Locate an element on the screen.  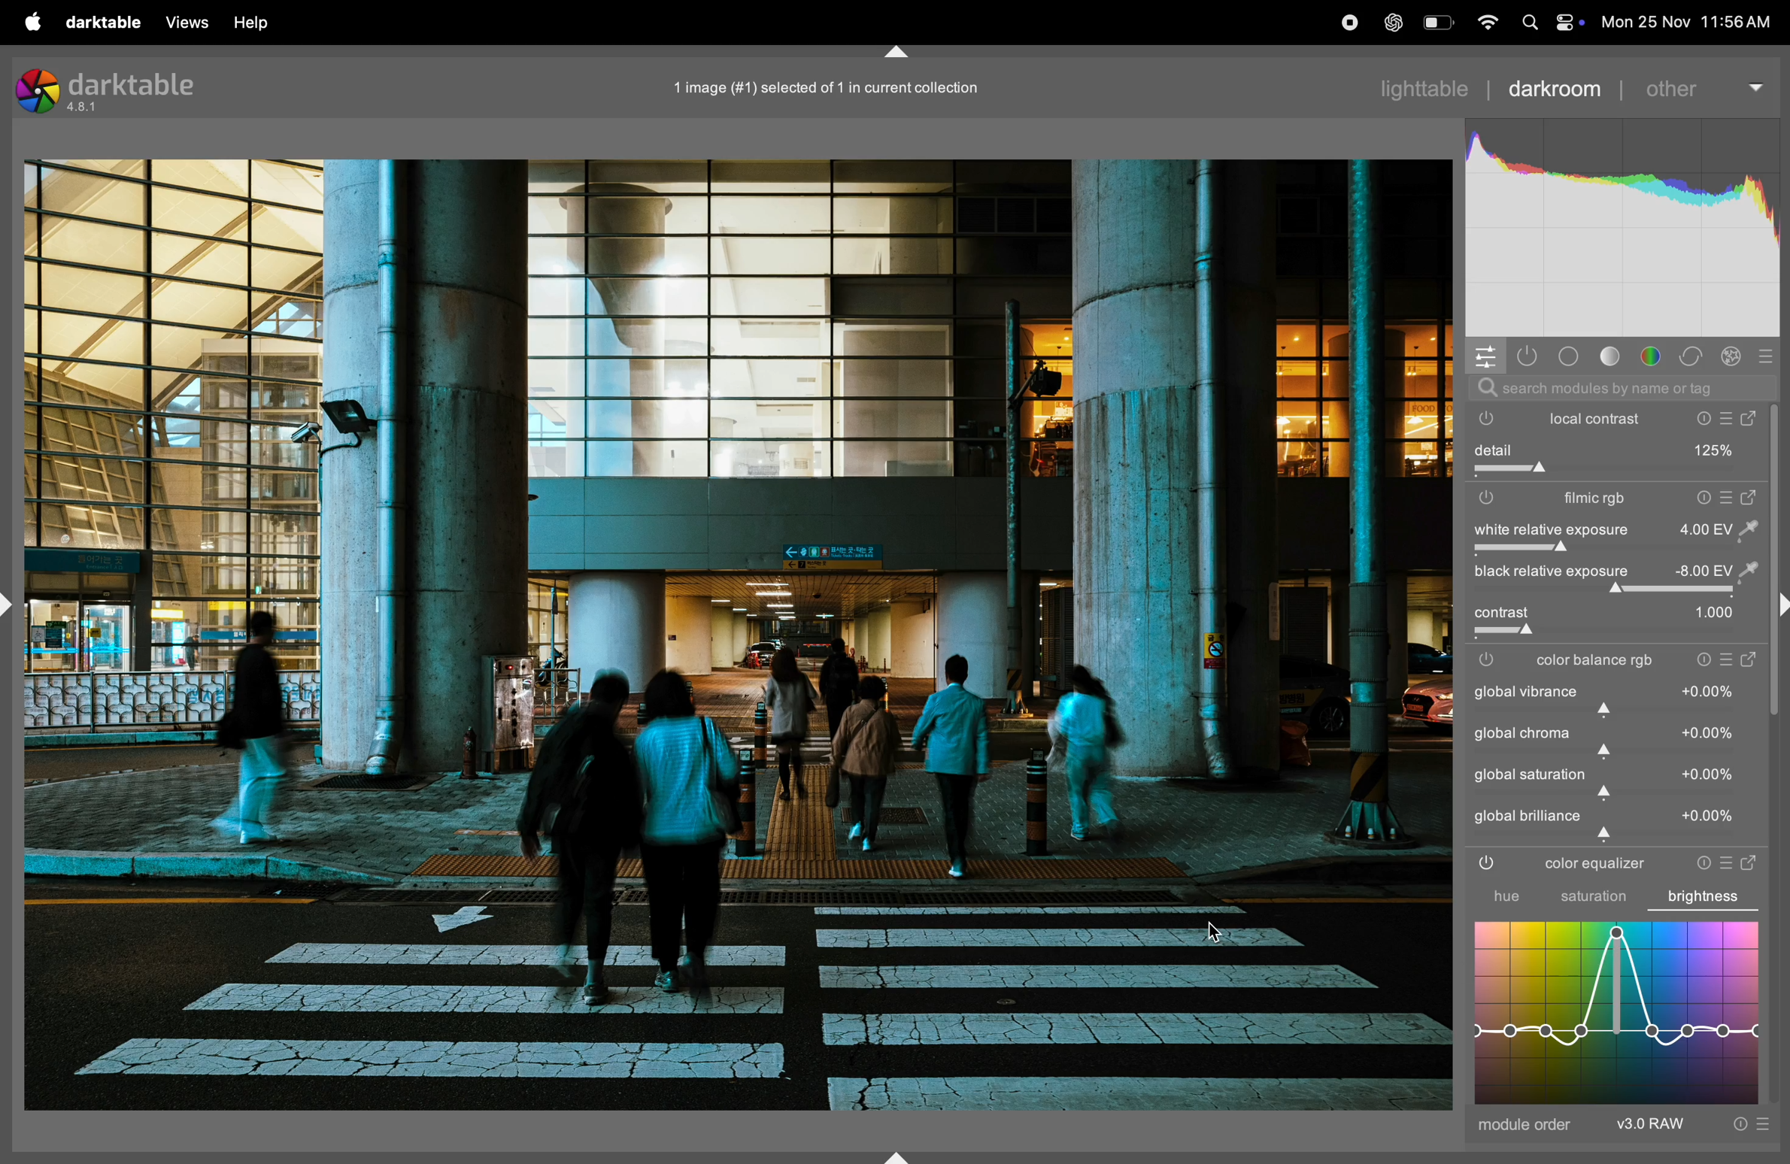
global chrome is located at coordinates (1523, 733).